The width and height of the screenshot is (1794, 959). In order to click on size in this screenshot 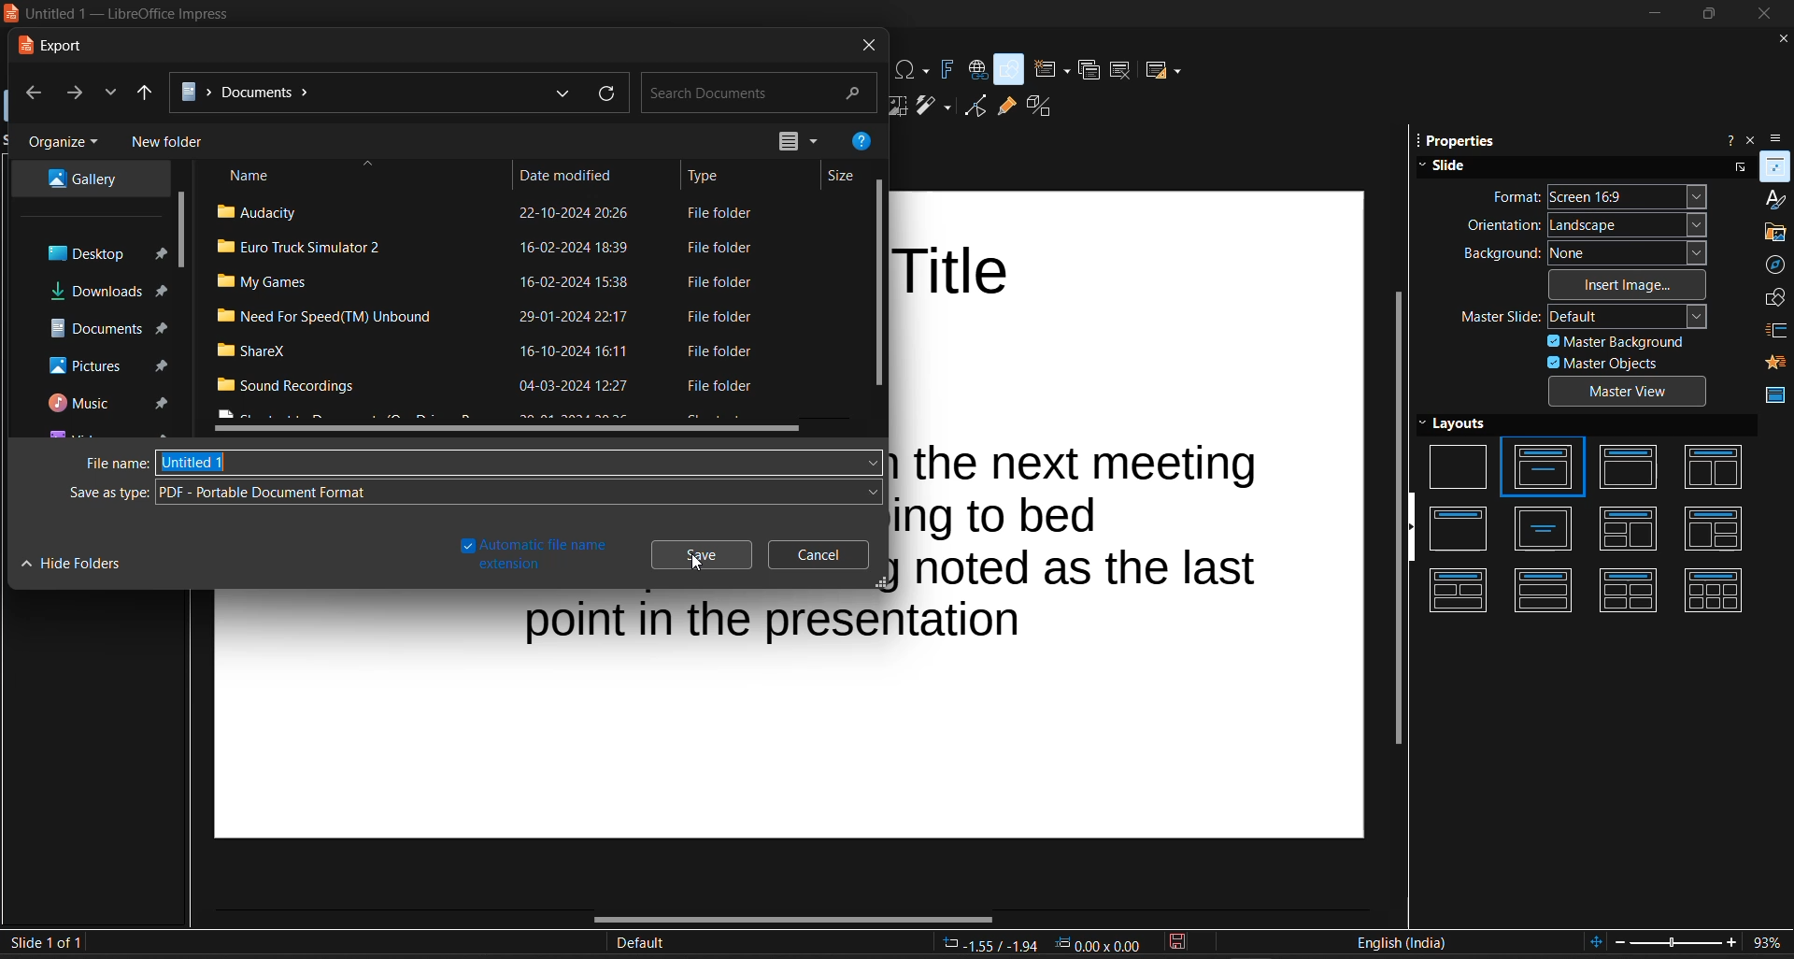, I will do `click(840, 176)`.